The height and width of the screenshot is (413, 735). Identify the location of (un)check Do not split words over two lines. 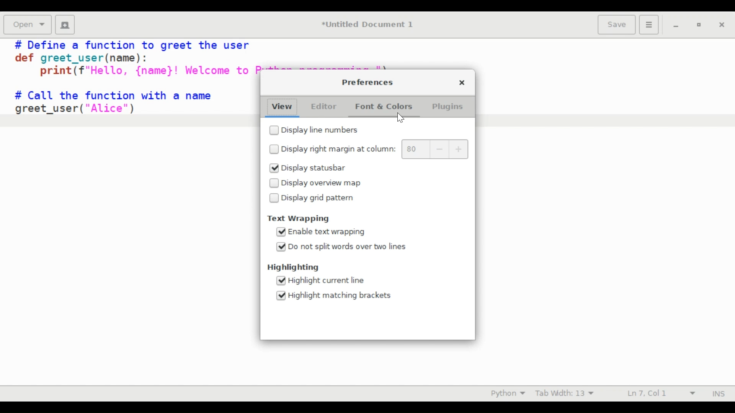
(343, 247).